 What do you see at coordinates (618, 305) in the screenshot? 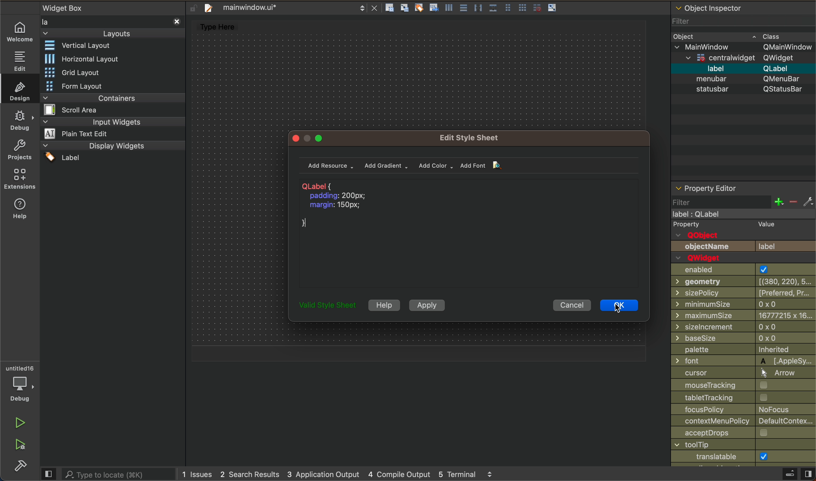
I see `ok` at bounding box center [618, 305].